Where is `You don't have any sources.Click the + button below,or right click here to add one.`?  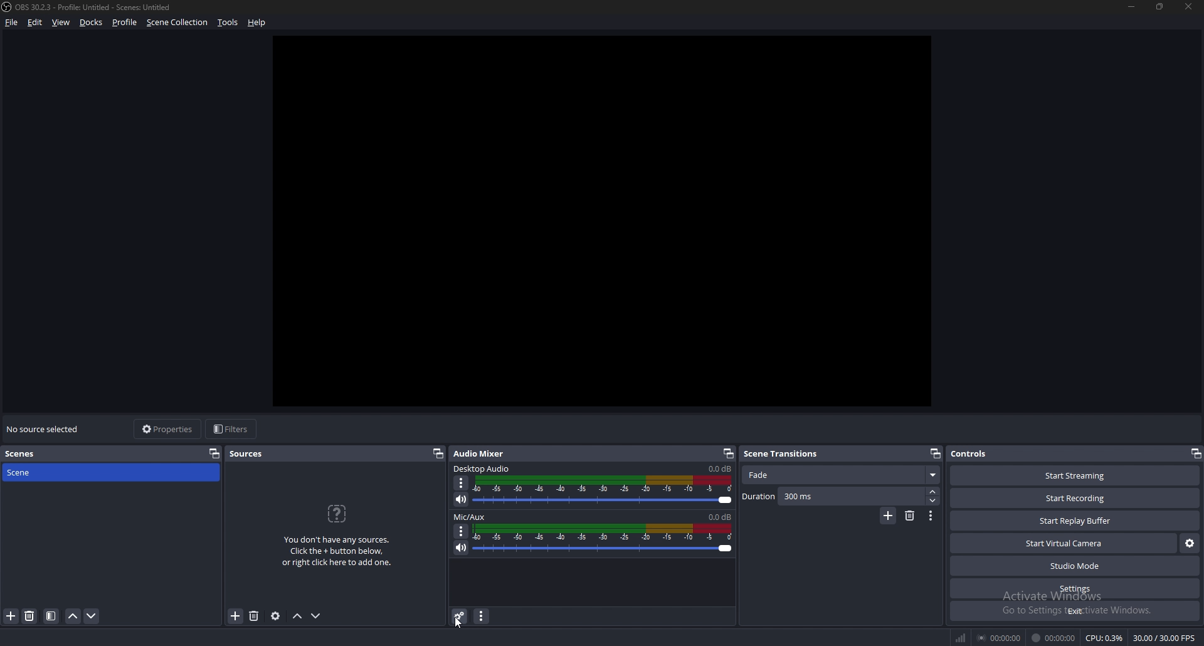
You don't have any sources.Click the + button below,or right click here to add one. is located at coordinates (337, 553).